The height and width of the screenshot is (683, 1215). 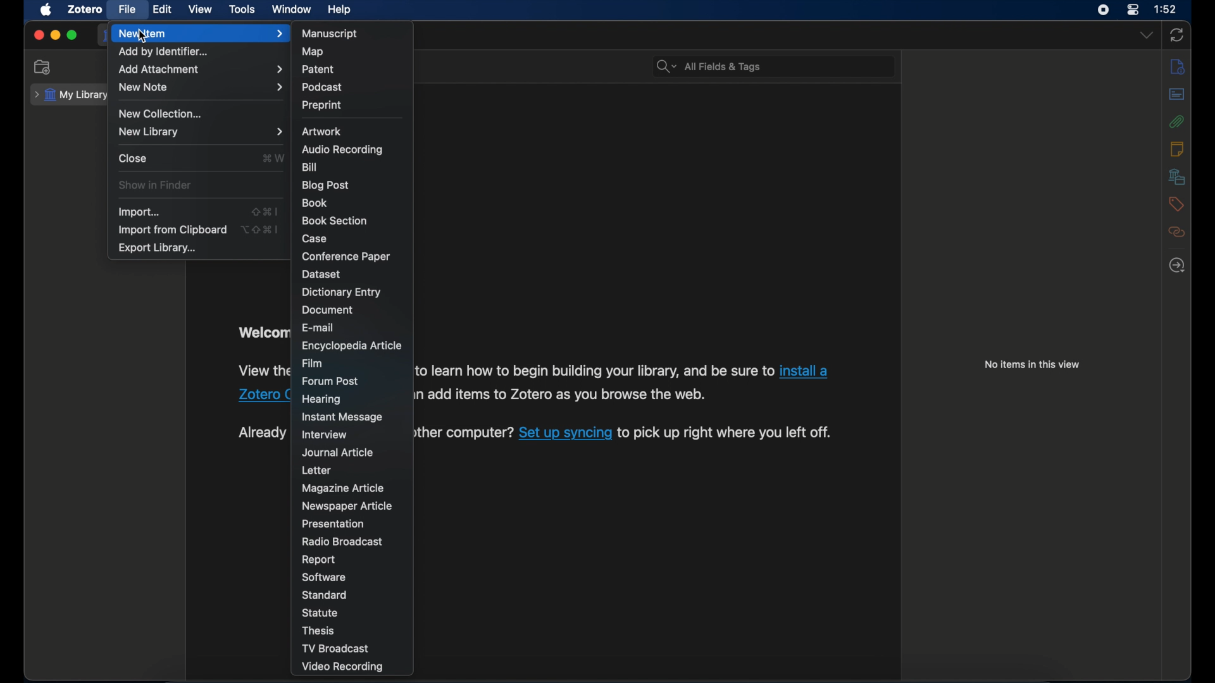 I want to click on file, so click(x=127, y=9).